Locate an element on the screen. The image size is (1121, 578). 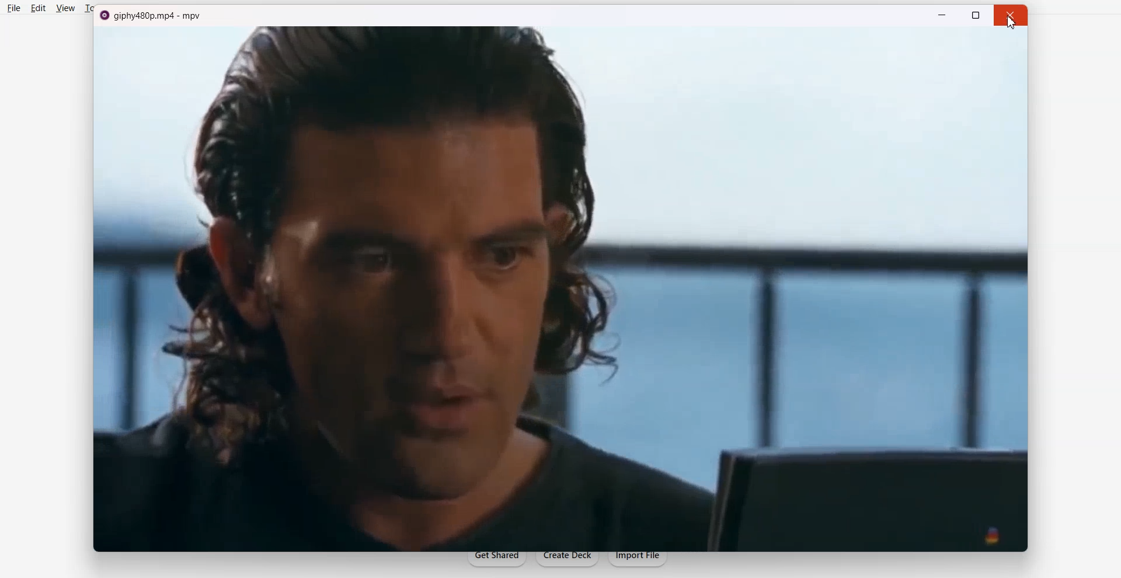
File is located at coordinates (15, 8).